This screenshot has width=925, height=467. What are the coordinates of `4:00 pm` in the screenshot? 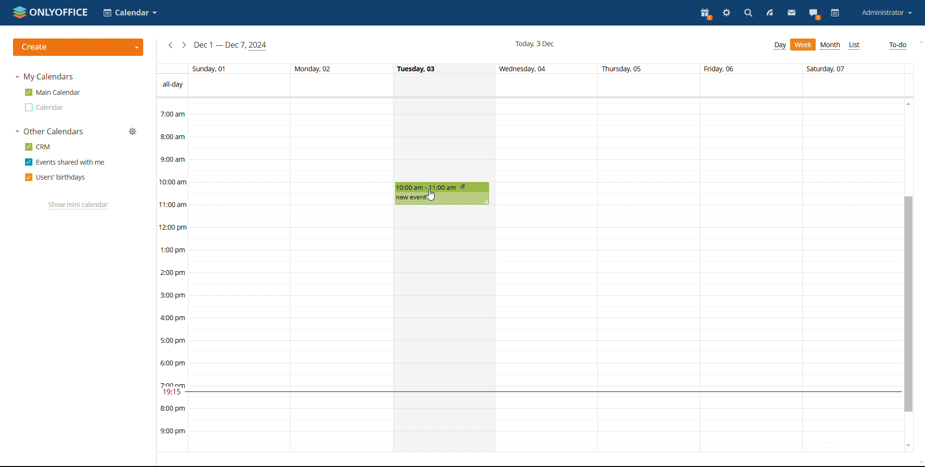 It's located at (174, 318).